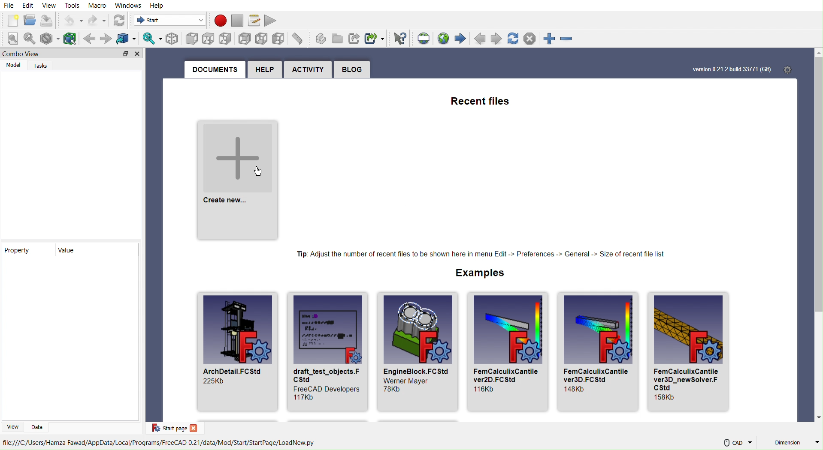 The height and width of the screenshot is (450, 823). What do you see at coordinates (213, 70) in the screenshot?
I see `Documents` at bounding box center [213, 70].